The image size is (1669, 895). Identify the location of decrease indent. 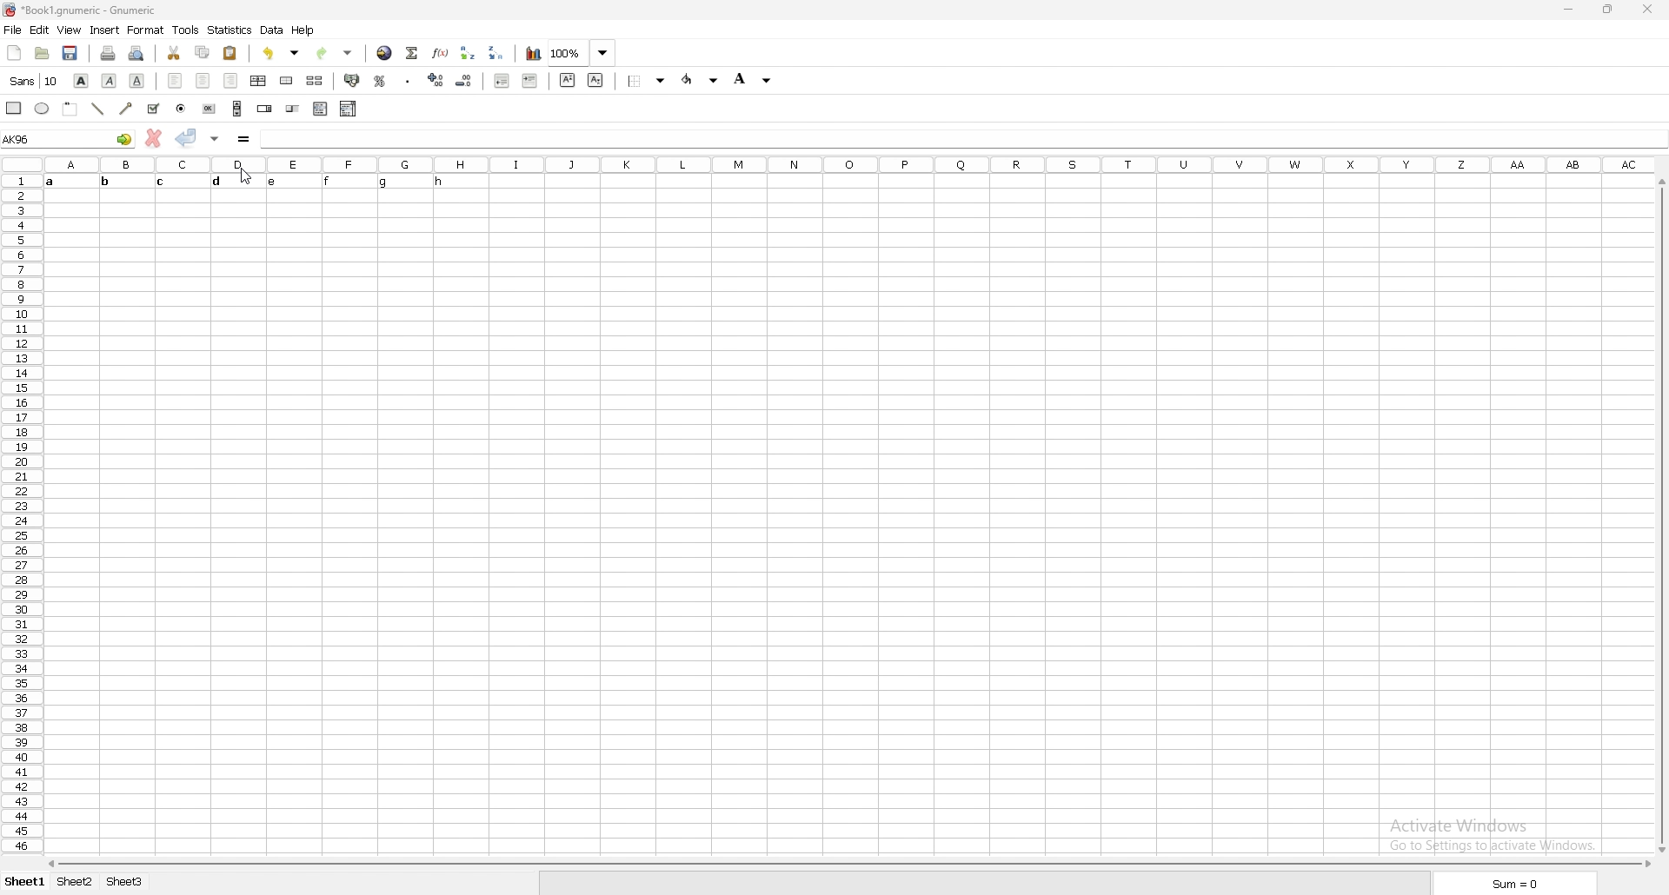
(502, 80).